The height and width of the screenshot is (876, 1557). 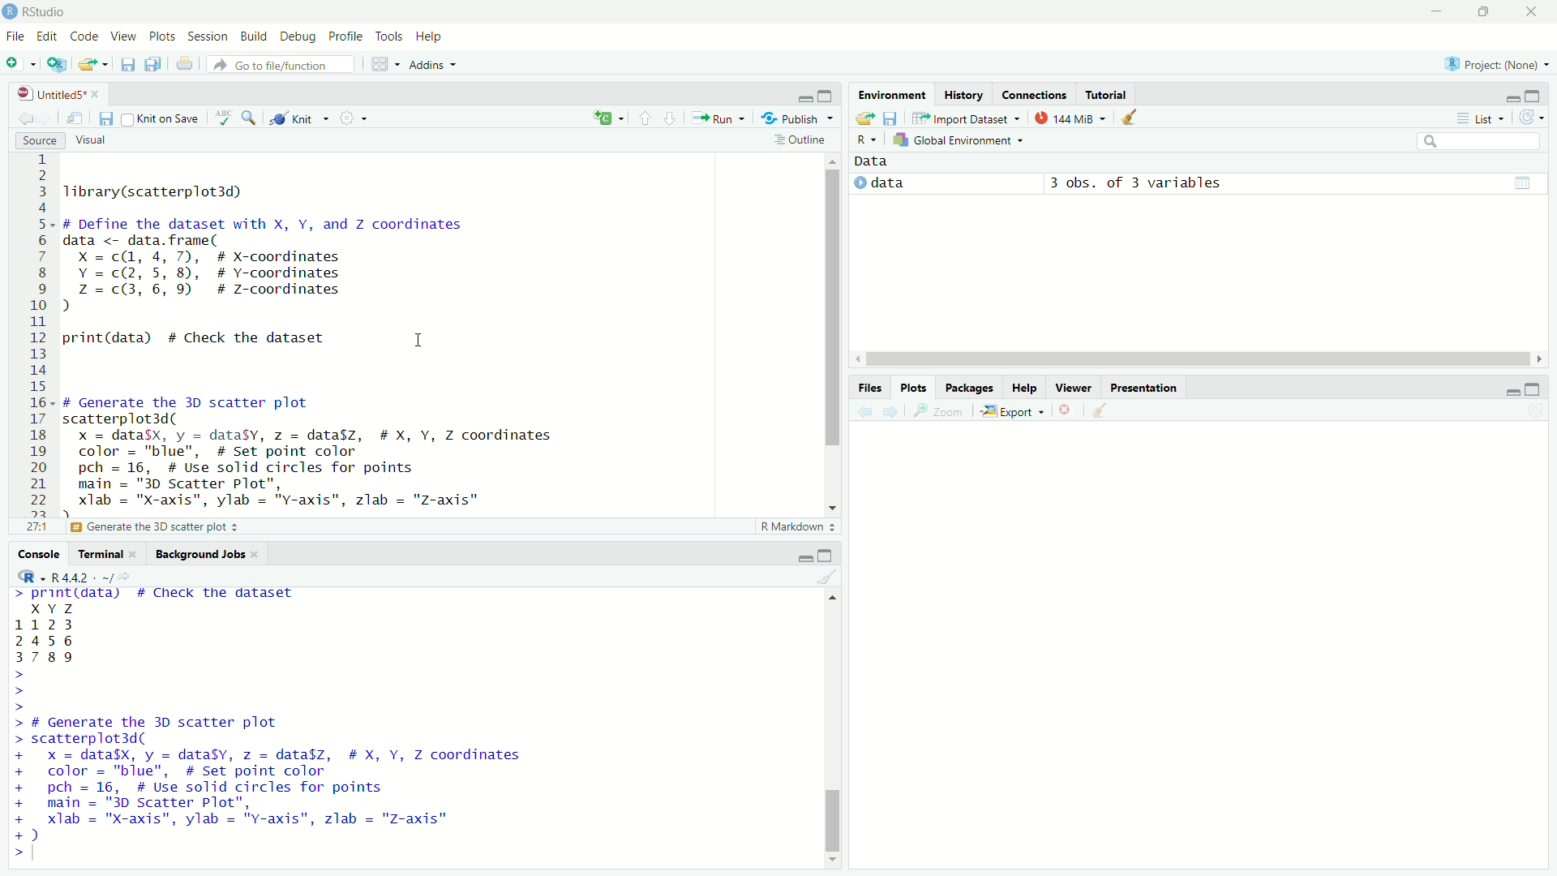 What do you see at coordinates (1022, 385) in the screenshot?
I see `Help` at bounding box center [1022, 385].